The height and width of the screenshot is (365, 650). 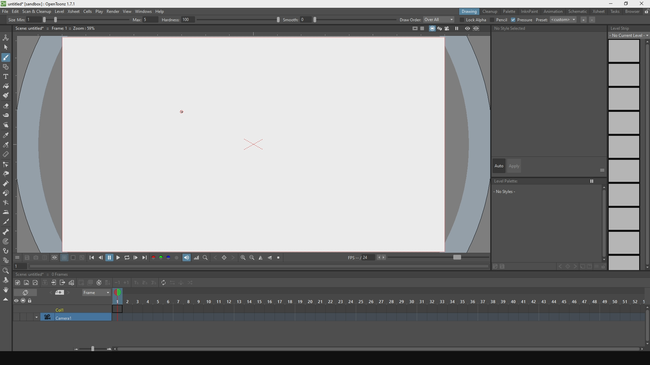 I want to click on backward and forward, so click(x=225, y=258).